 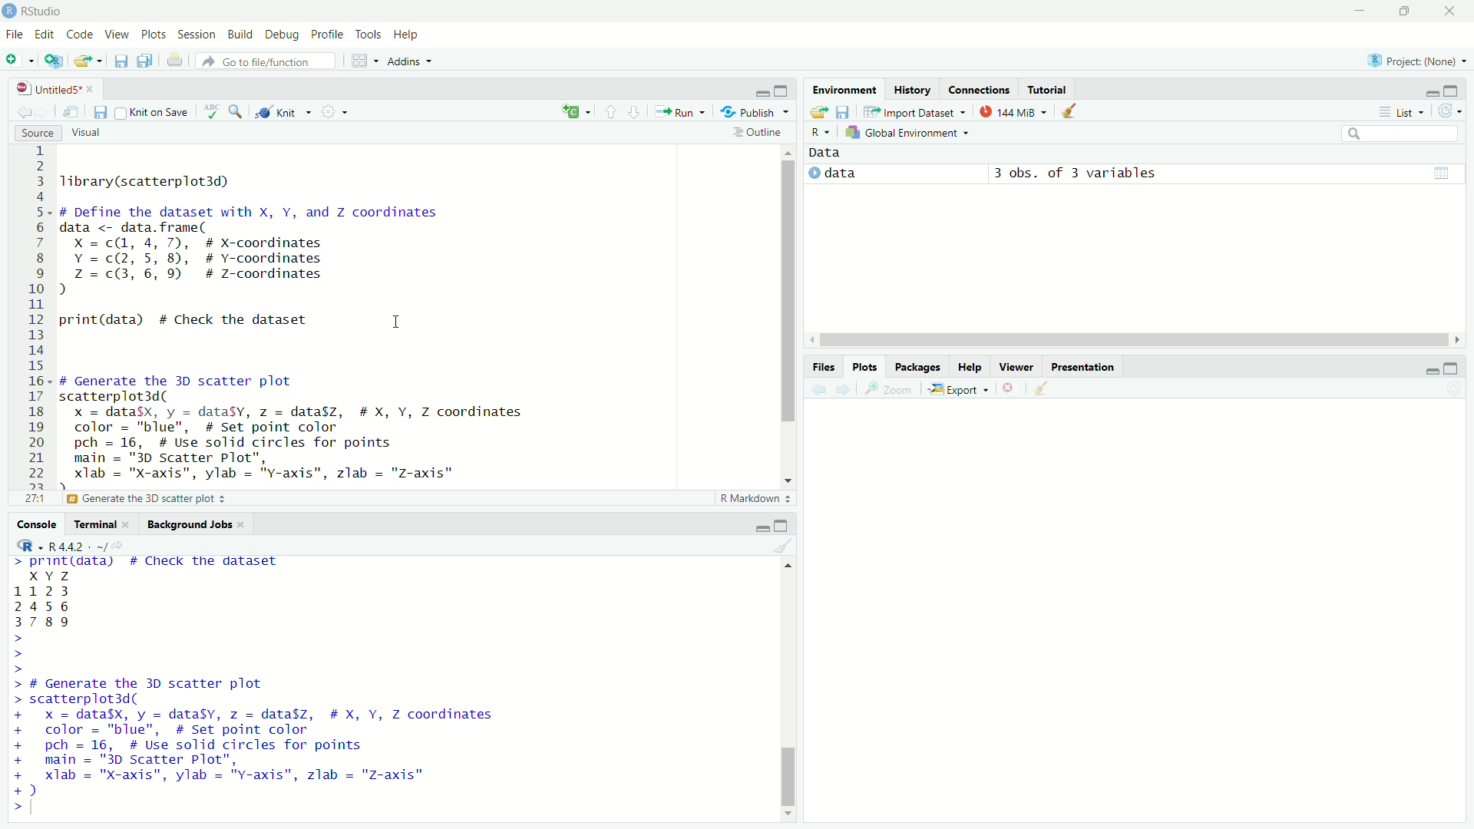 What do you see at coordinates (52, 574) in the screenshot?
I see `x y 7` at bounding box center [52, 574].